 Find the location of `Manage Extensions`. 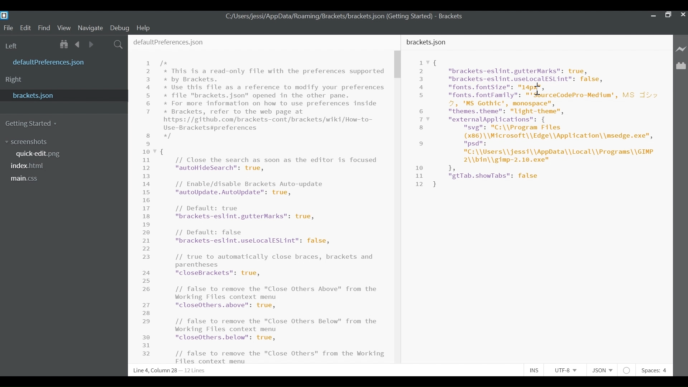

Manage Extensions is located at coordinates (681, 66).